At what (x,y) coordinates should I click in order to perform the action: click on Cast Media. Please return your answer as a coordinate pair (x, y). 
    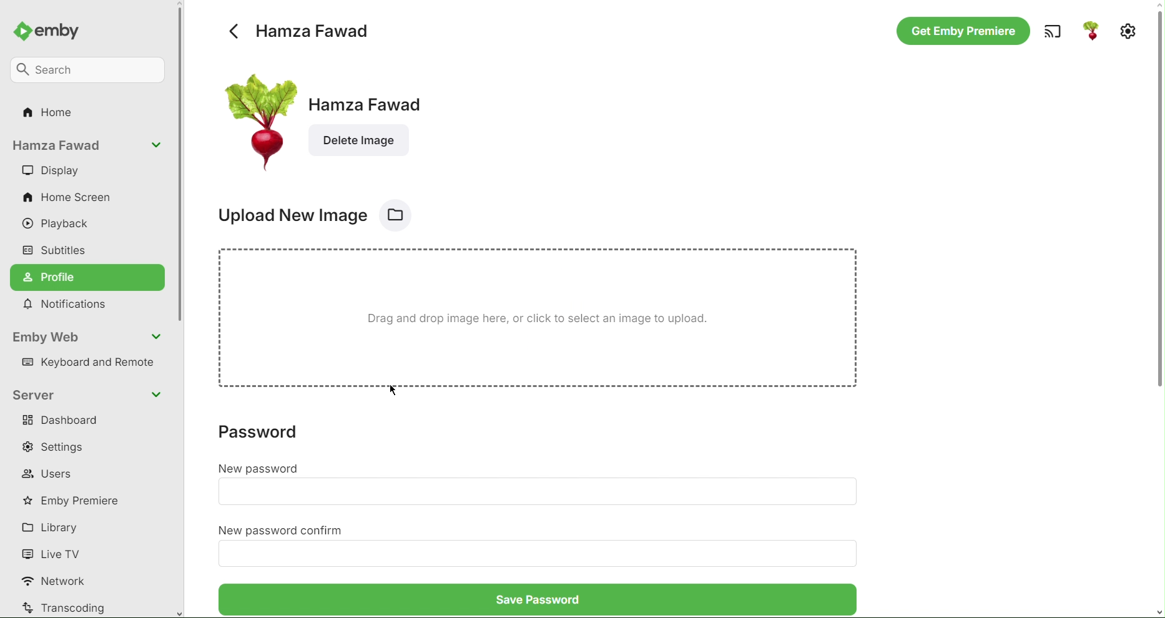
    Looking at the image, I should click on (1051, 31).